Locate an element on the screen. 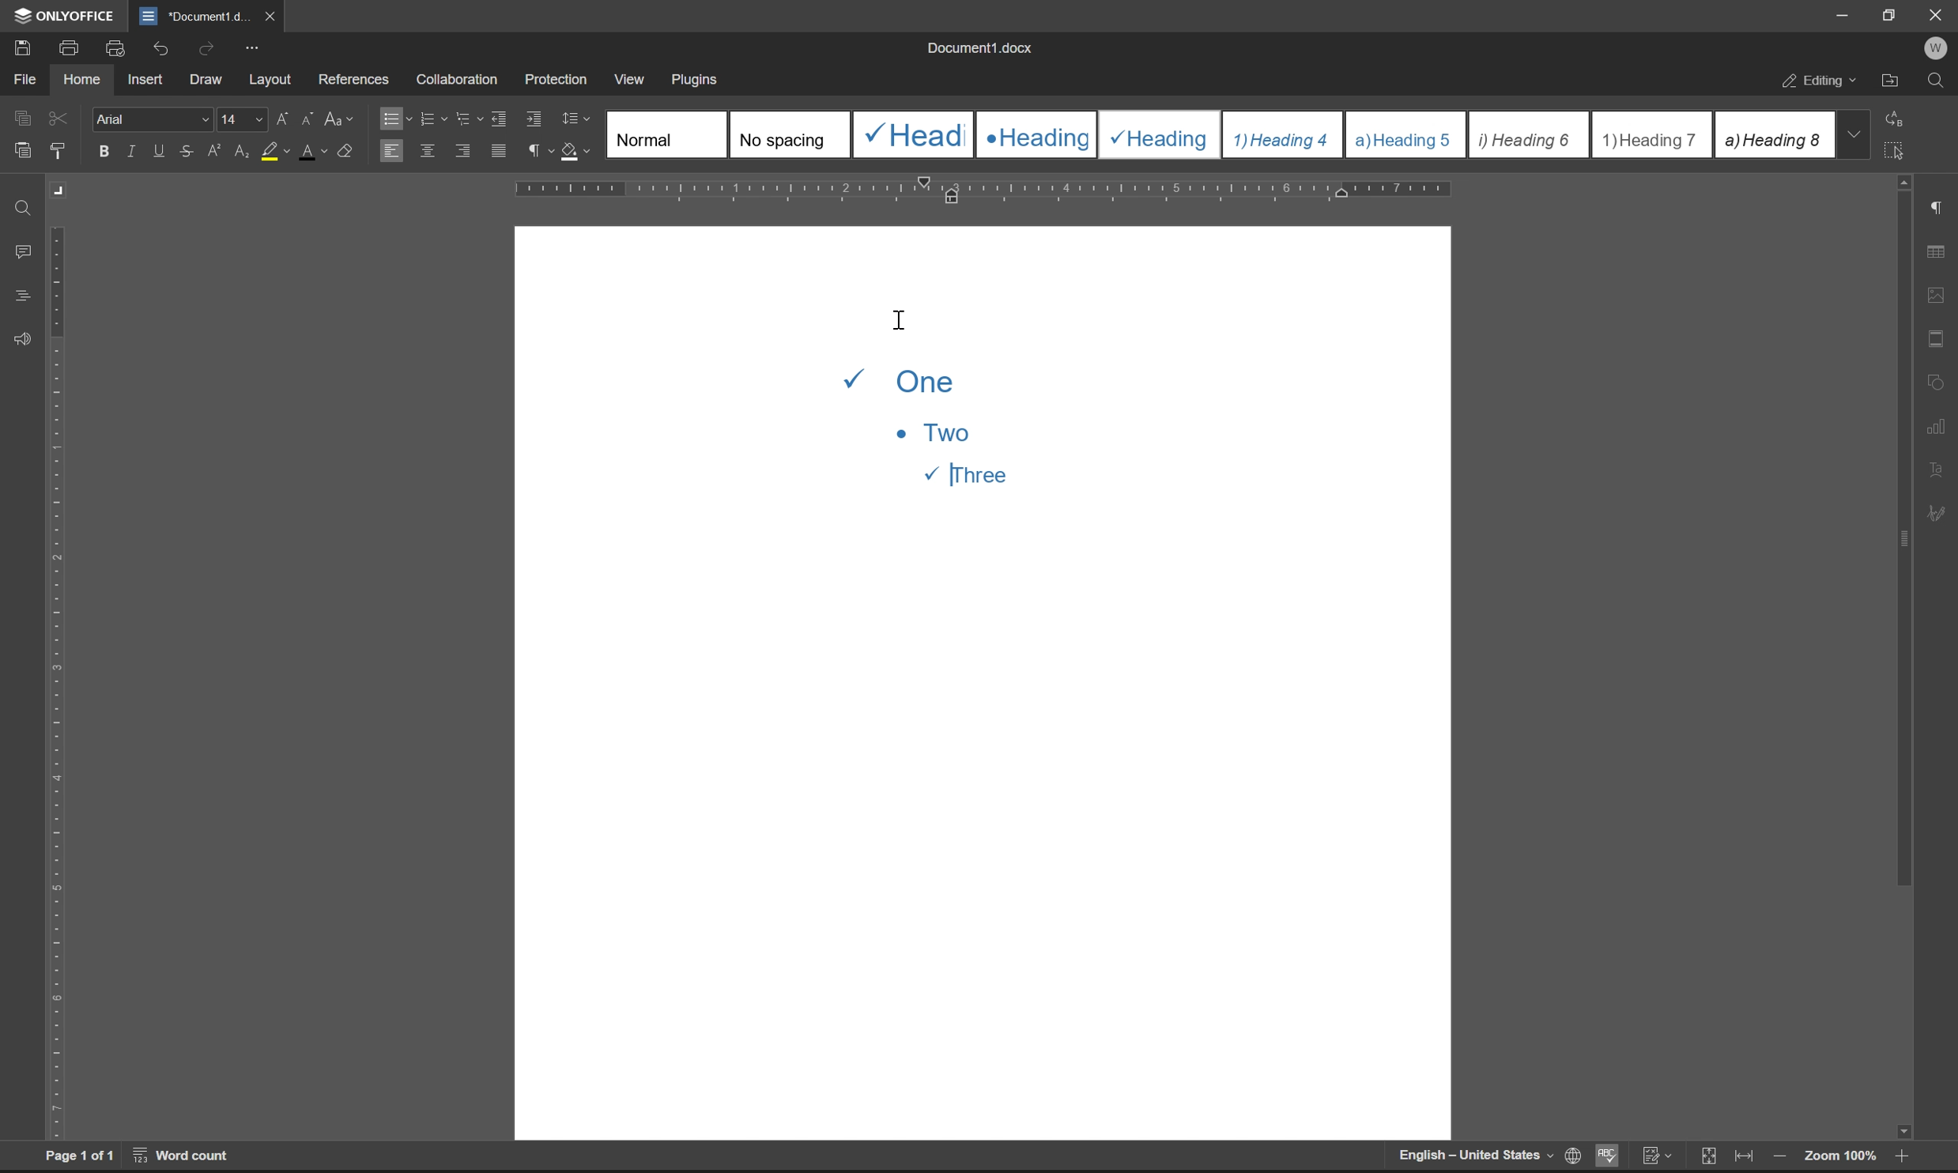 The height and width of the screenshot is (1173, 1958). bold is located at coordinates (104, 152).